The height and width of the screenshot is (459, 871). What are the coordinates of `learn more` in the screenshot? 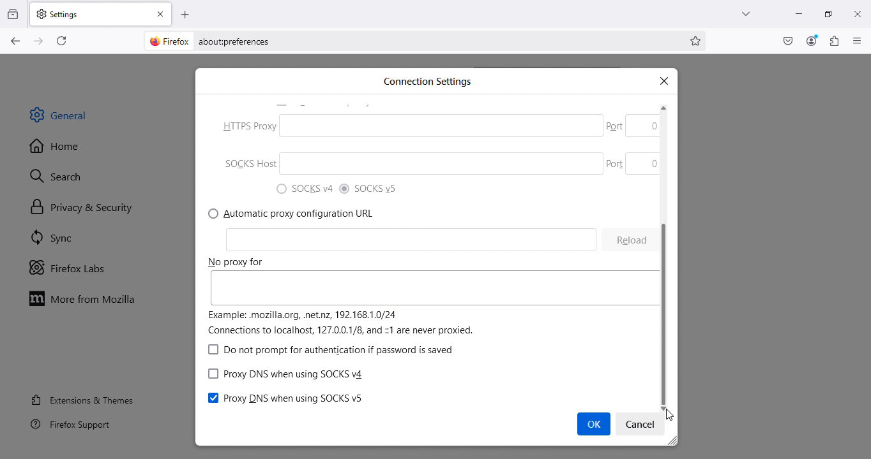 It's located at (349, 332).